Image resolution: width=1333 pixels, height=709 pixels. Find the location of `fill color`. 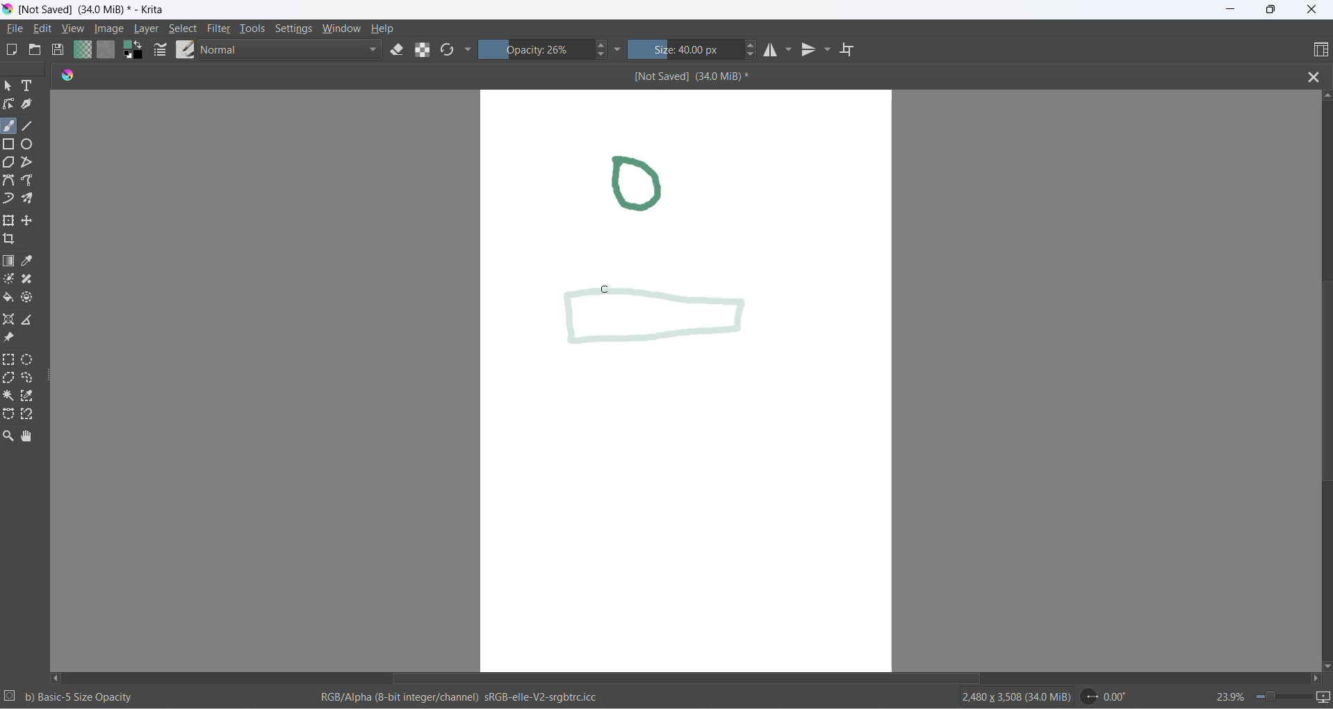

fill color is located at coordinates (10, 300).